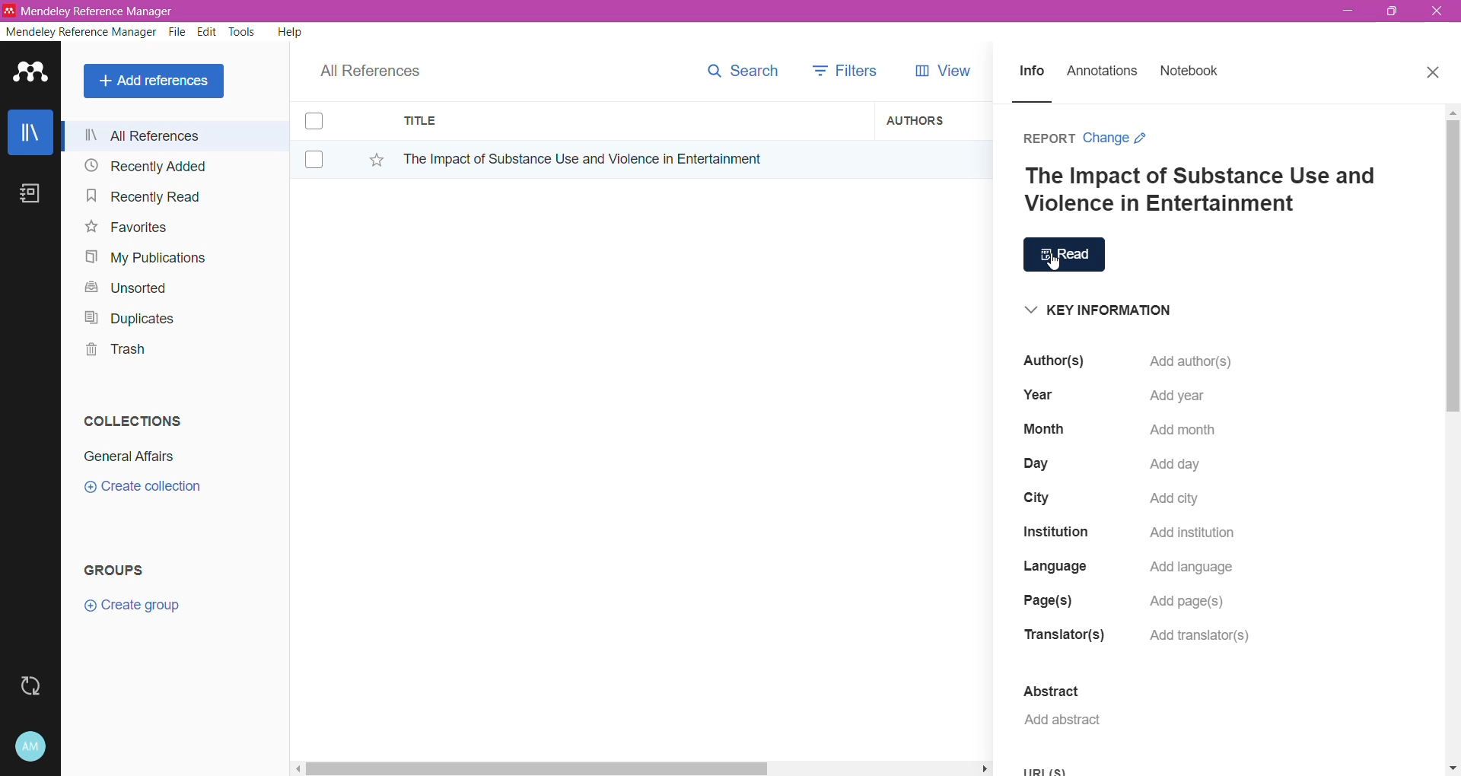 The height and width of the screenshot is (776, 1461). What do you see at coordinates (243, 32) in the screenshot?
I see `Tools` at bounding box center [243, 32].